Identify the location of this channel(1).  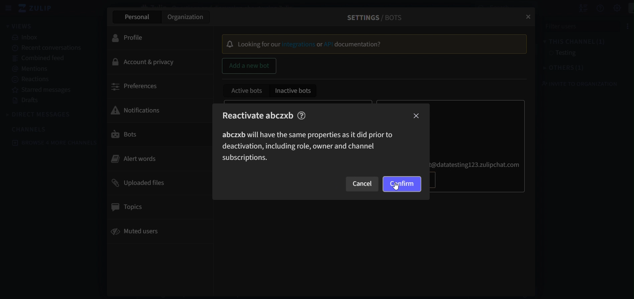
(570, 41).